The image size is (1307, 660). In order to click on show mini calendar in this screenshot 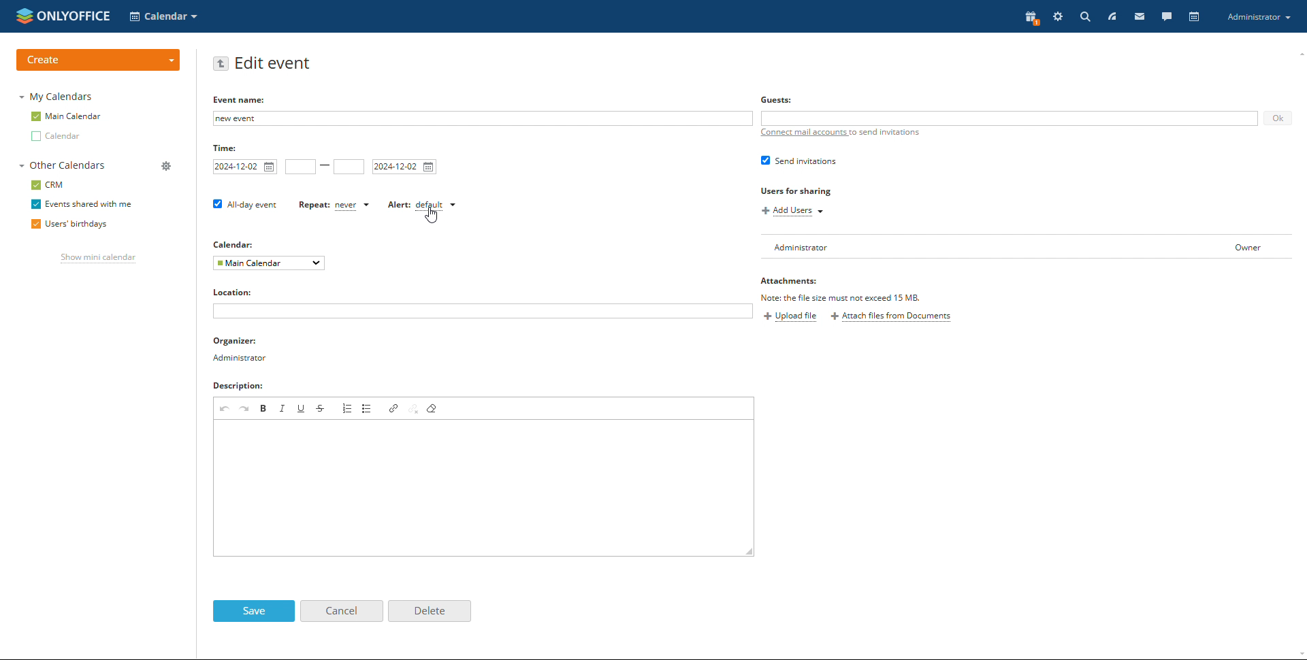, I will do `click(97, 258)`.